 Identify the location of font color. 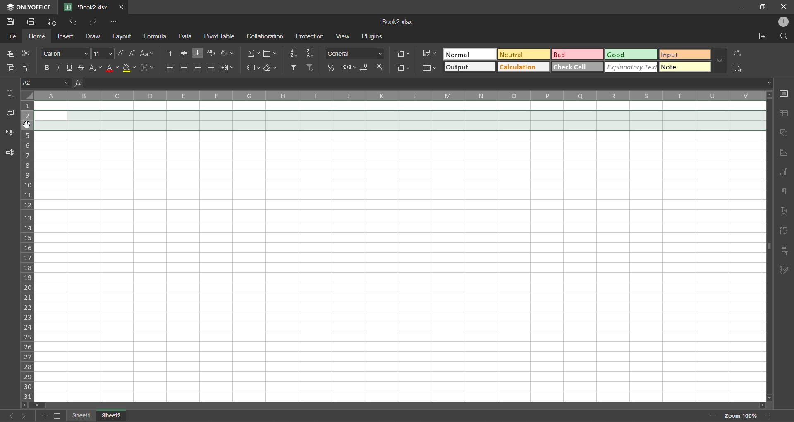
(110, 68).